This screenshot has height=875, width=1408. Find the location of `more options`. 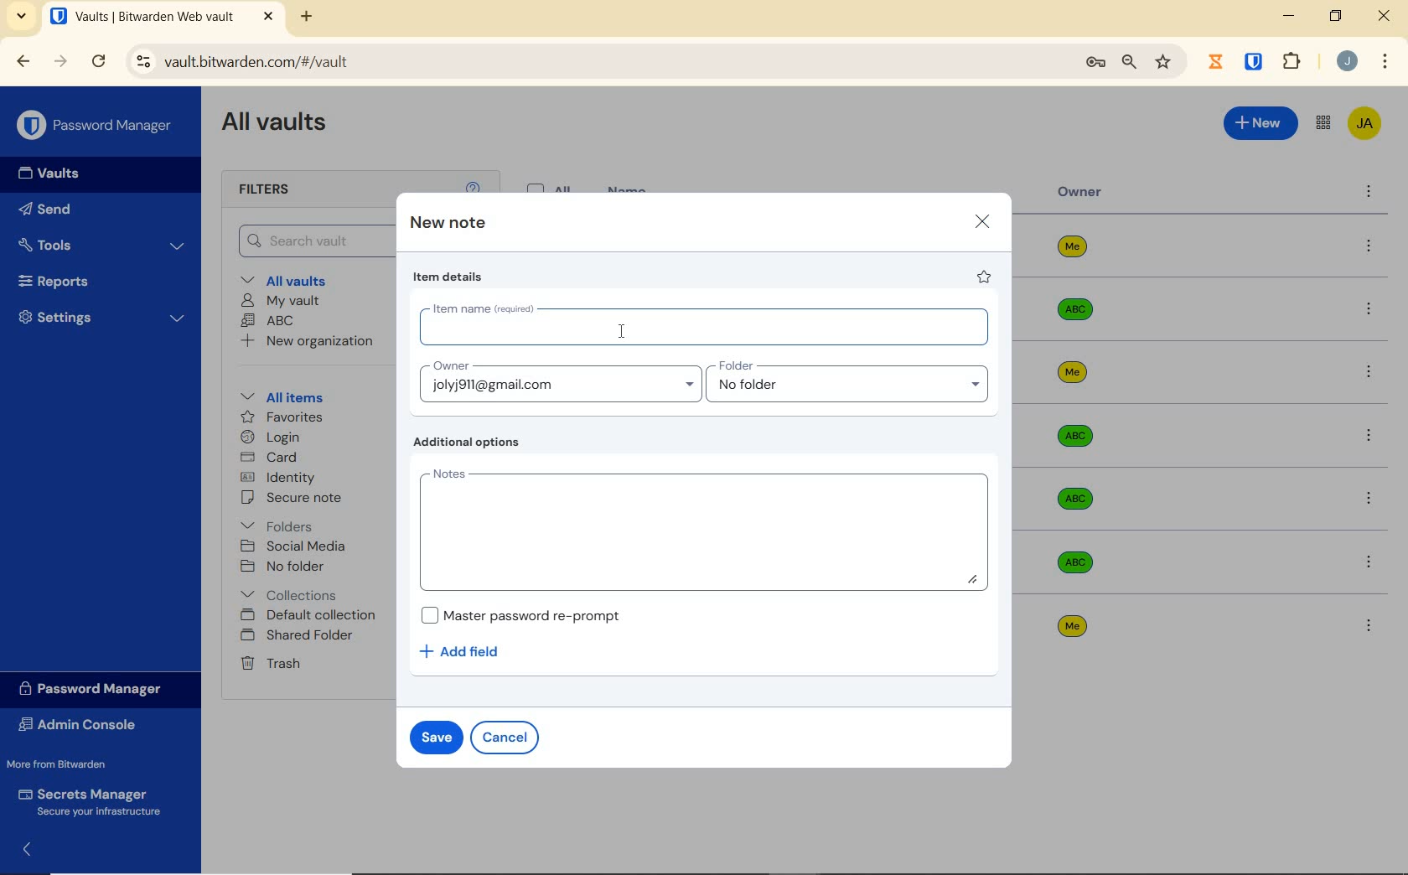

more options is located at coordinates (1369, 194).